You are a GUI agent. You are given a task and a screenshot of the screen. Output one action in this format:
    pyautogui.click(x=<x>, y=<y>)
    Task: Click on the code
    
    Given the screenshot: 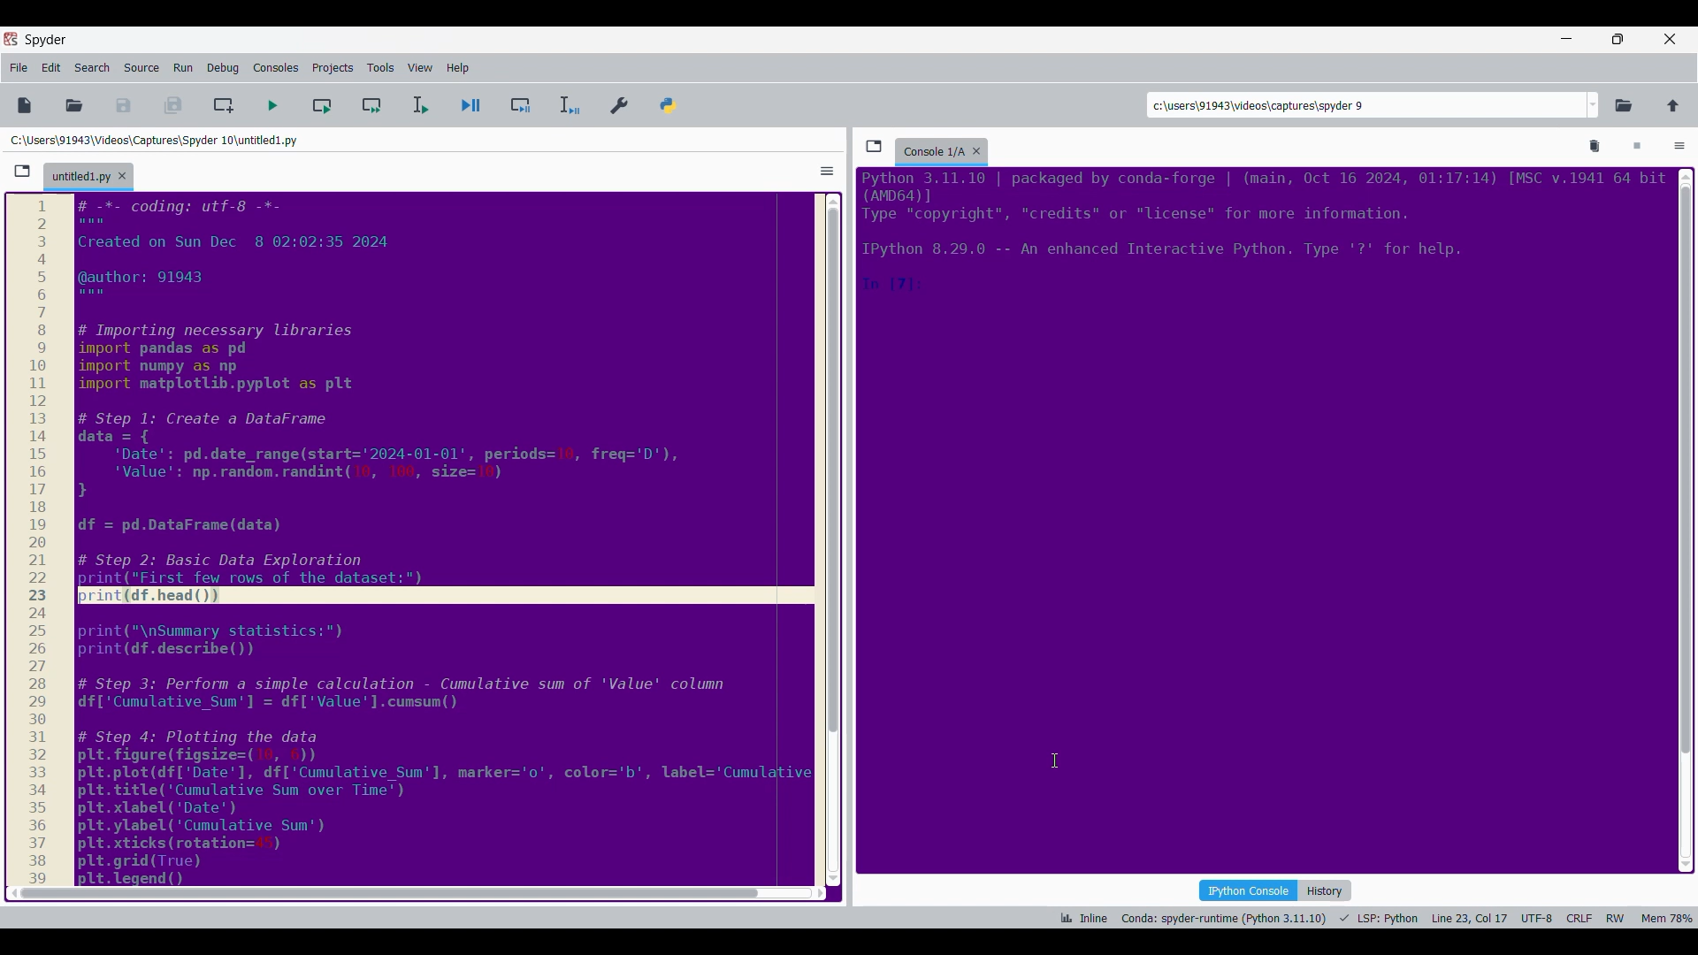 What is the action you would take?
    pyautogui.click(x=440, y=733)
    